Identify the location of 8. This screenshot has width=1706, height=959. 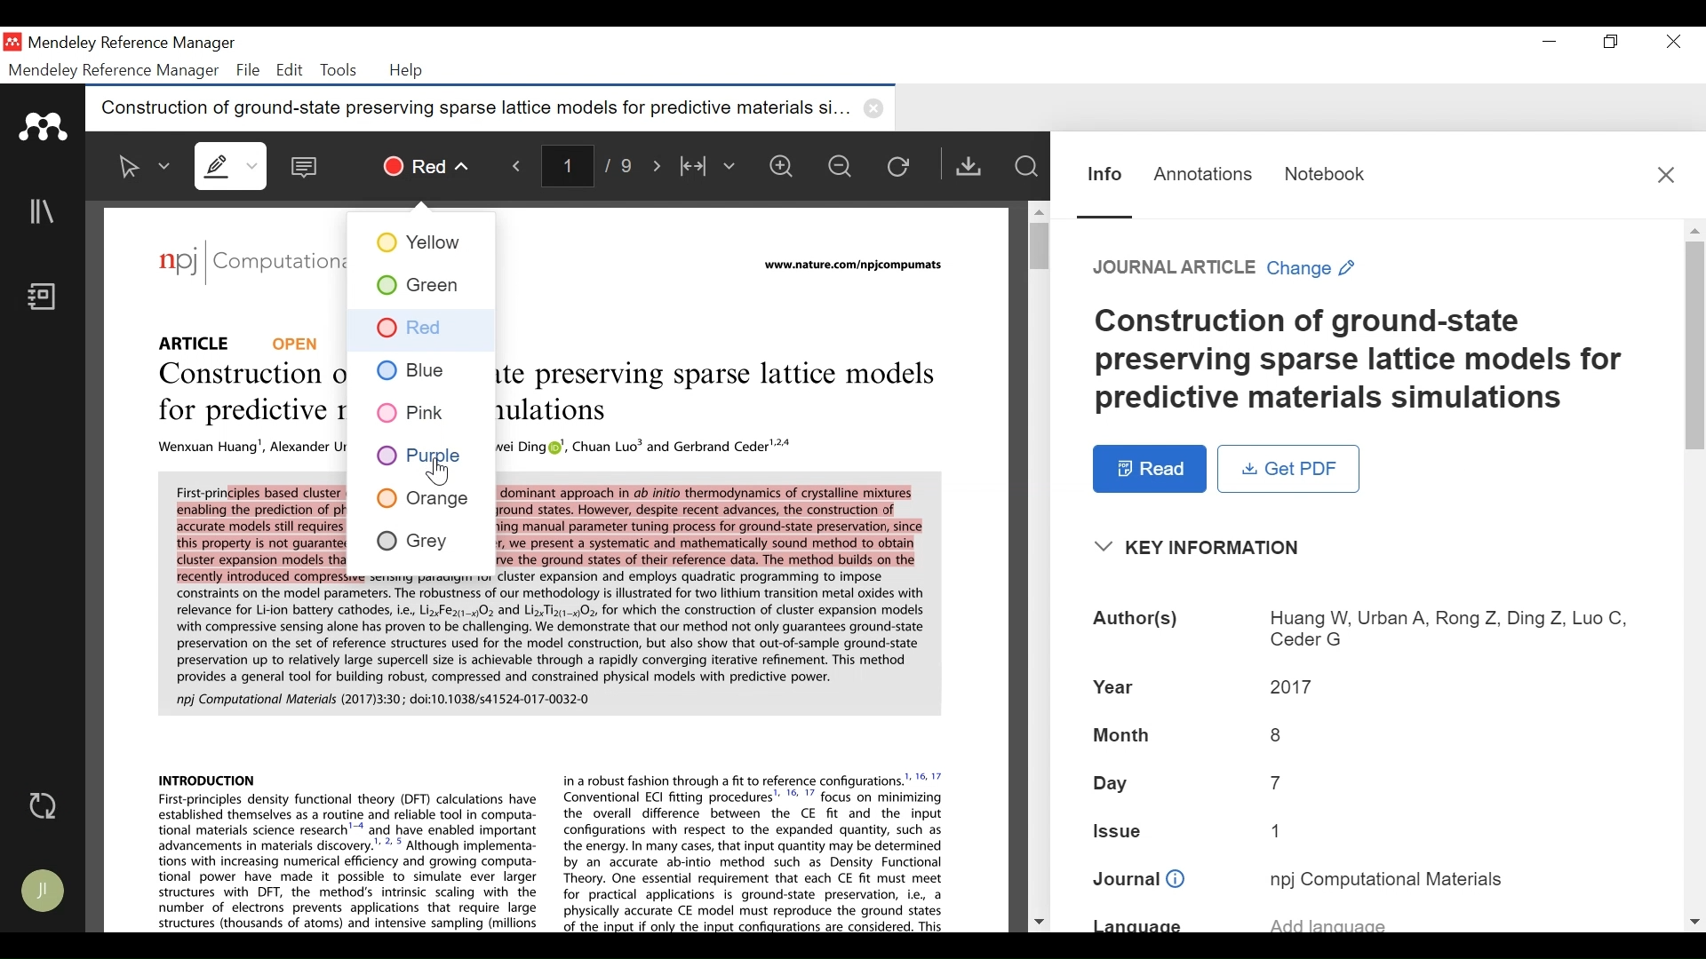
(1276, 737).